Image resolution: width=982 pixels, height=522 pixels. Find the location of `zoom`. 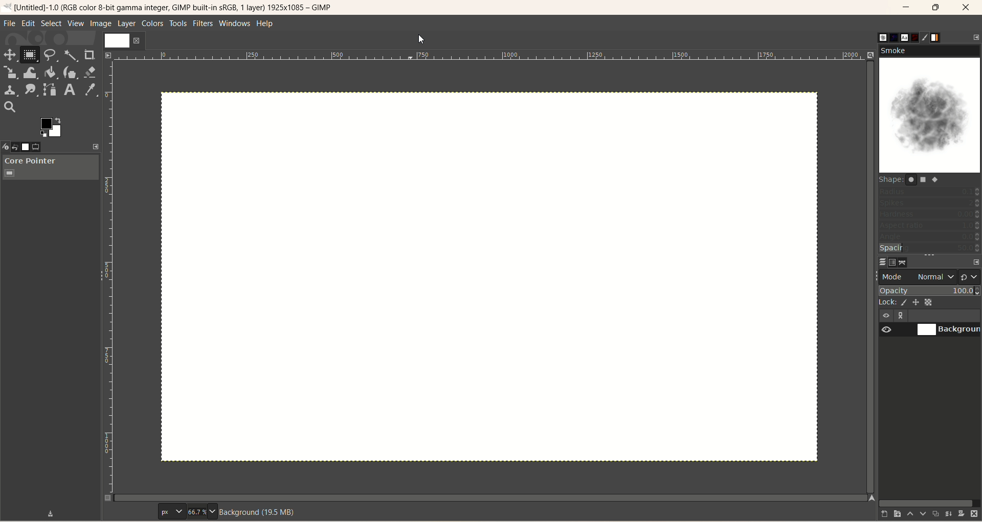

zoom is located at coordinates (872, 56).